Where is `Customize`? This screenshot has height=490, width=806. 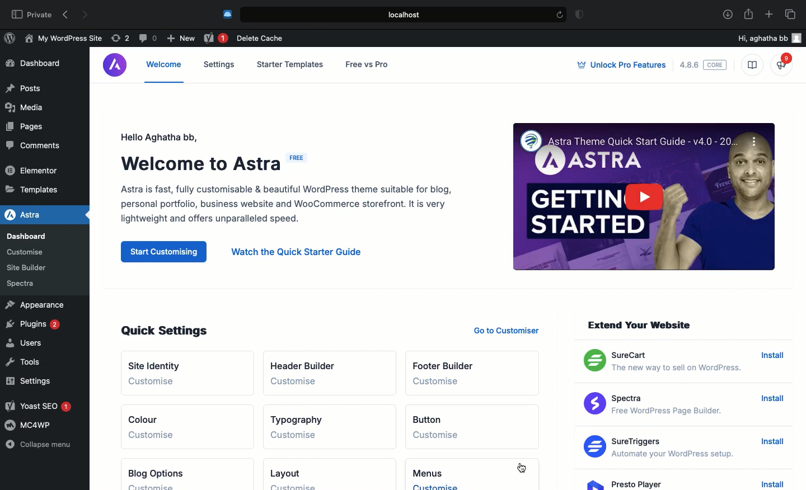
Customize is located at coordinates (292, 381).